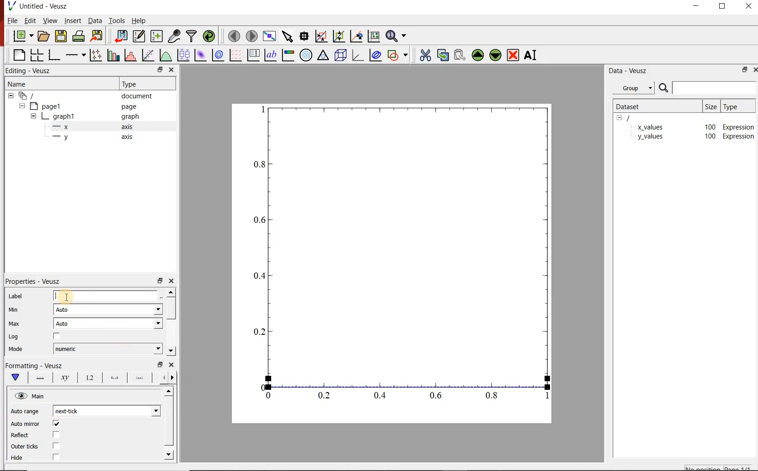 This screenshot has height=471, width=758. I want to click on checkbox, so click(57, 456).